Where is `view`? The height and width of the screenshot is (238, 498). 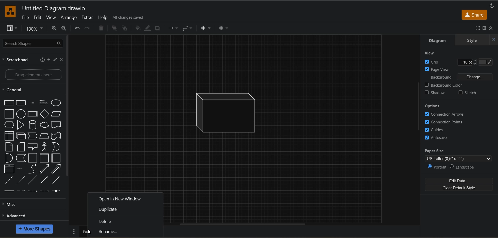
view is located at coordinates (51, 18).